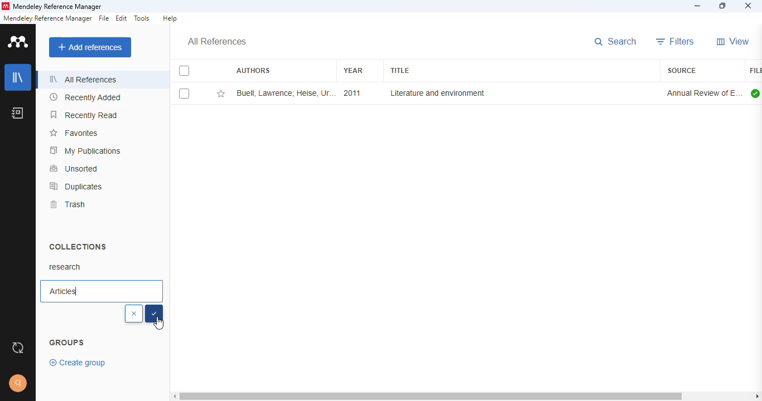  What do you see at coordinates (170, 18) in the screenshot?
I see `help` at bounding box center [170, 18].